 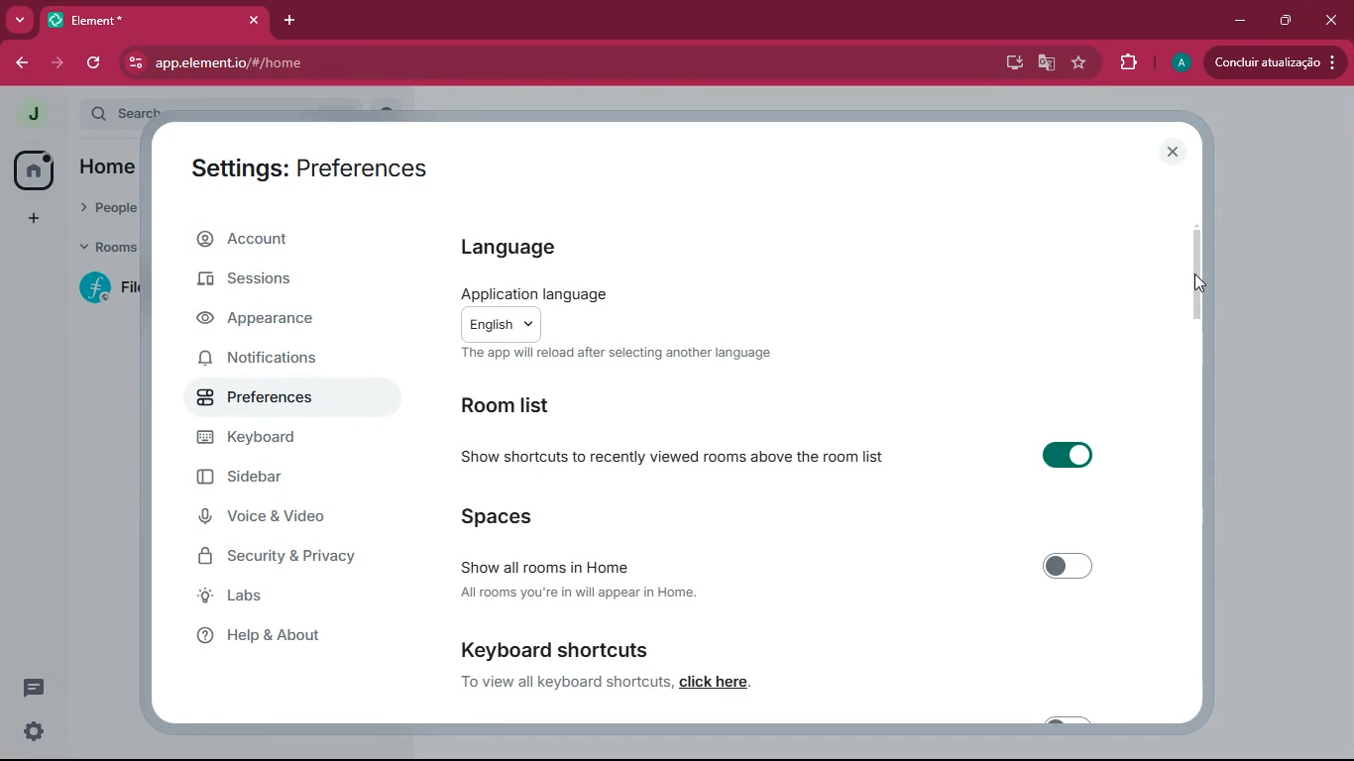 What do you see at coordinates (268, 319) in the screenshot?
I see `appearance` at bounding box center [268, 319].